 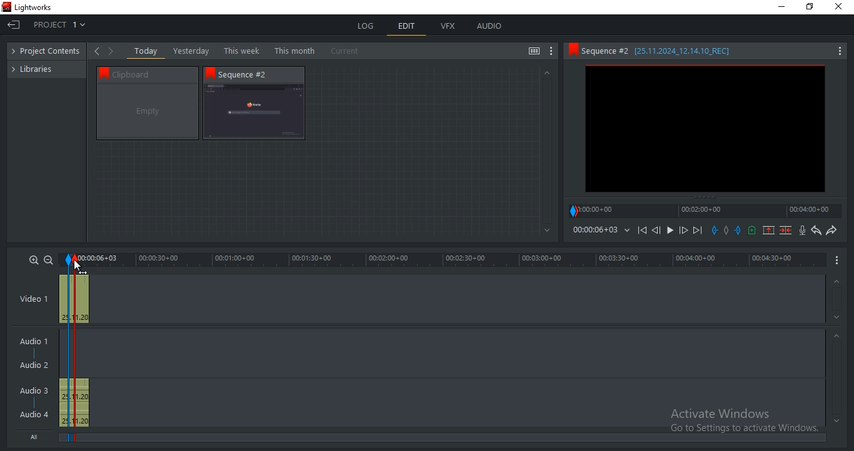 I want to click on show settings menu, so click(x=551, y=51).